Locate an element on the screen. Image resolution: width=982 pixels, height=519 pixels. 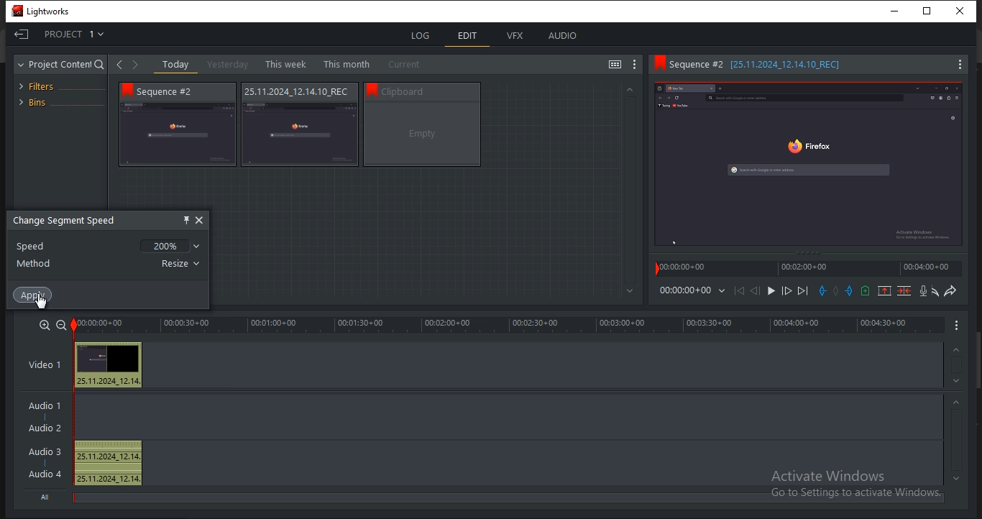
Sequence information is located at coordinates (295, 92).